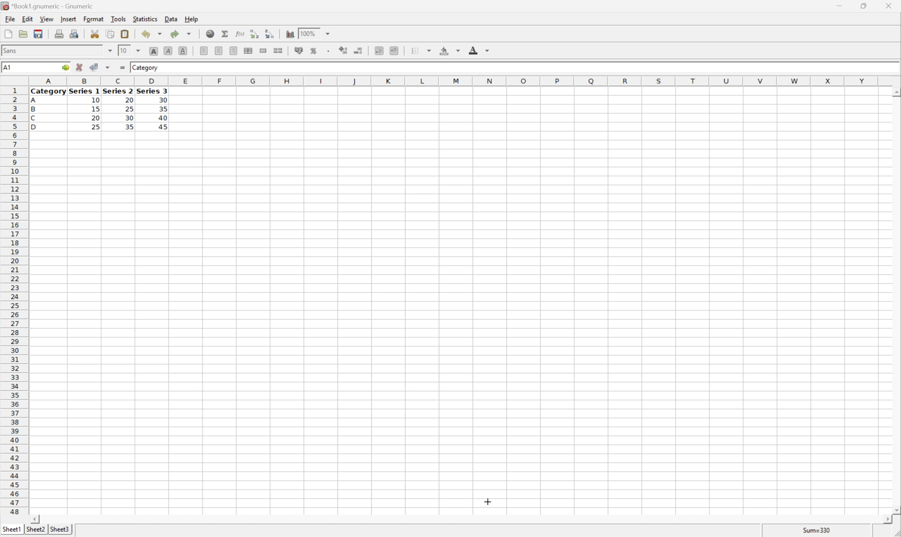  I want to click on Accept changes in multiple cells, so click(107, 67).